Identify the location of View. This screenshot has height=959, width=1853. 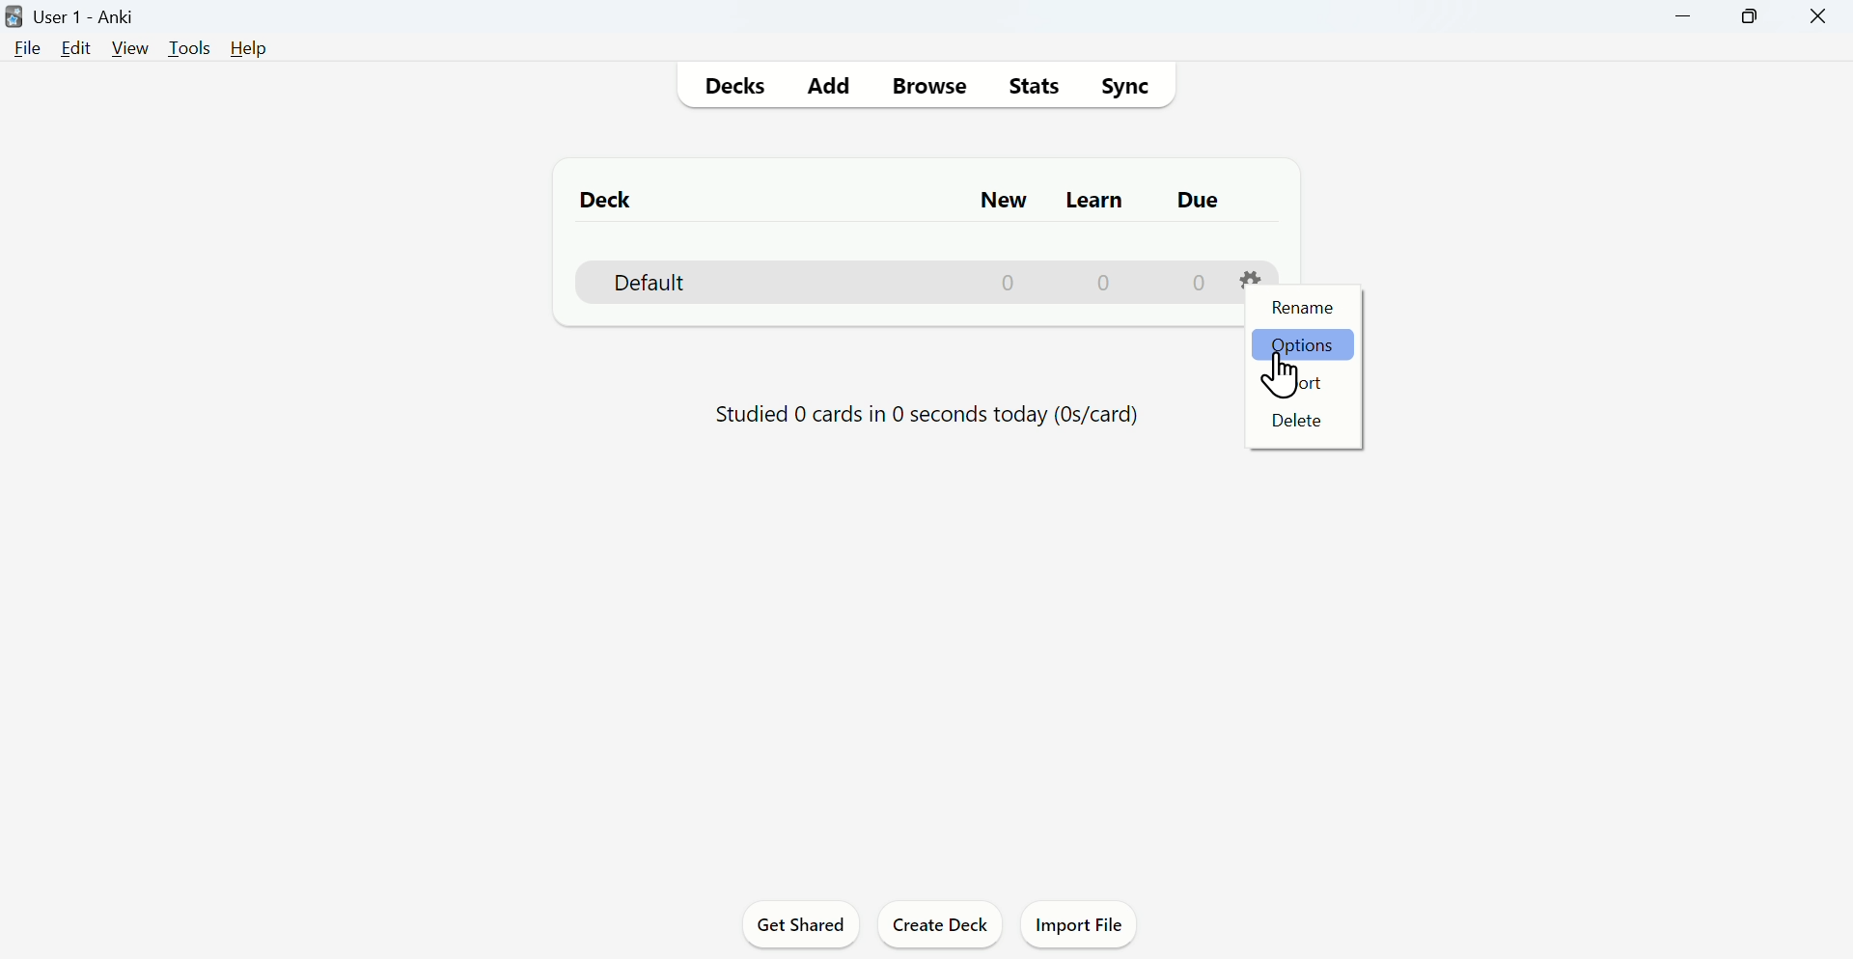
(130, 48).